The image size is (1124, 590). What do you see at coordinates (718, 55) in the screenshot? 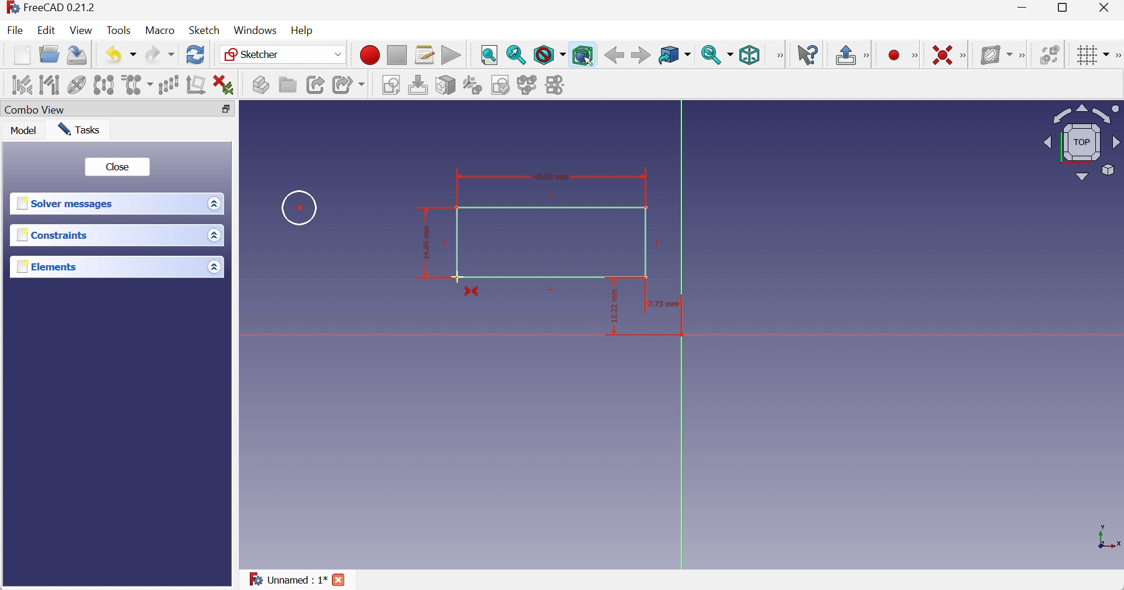
I see `Sync view` at bounding box center [718, 55].